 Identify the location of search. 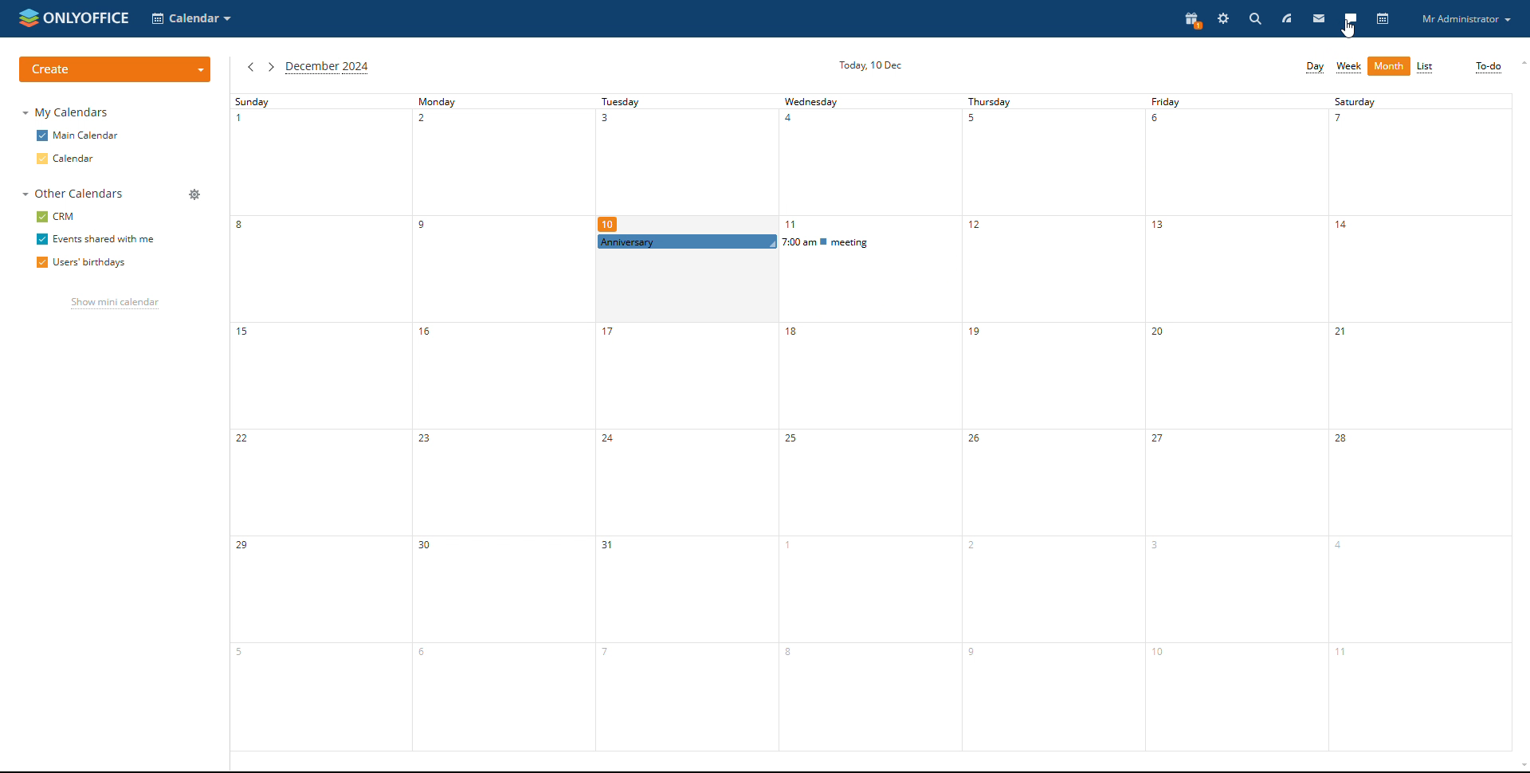
(1254, 18).